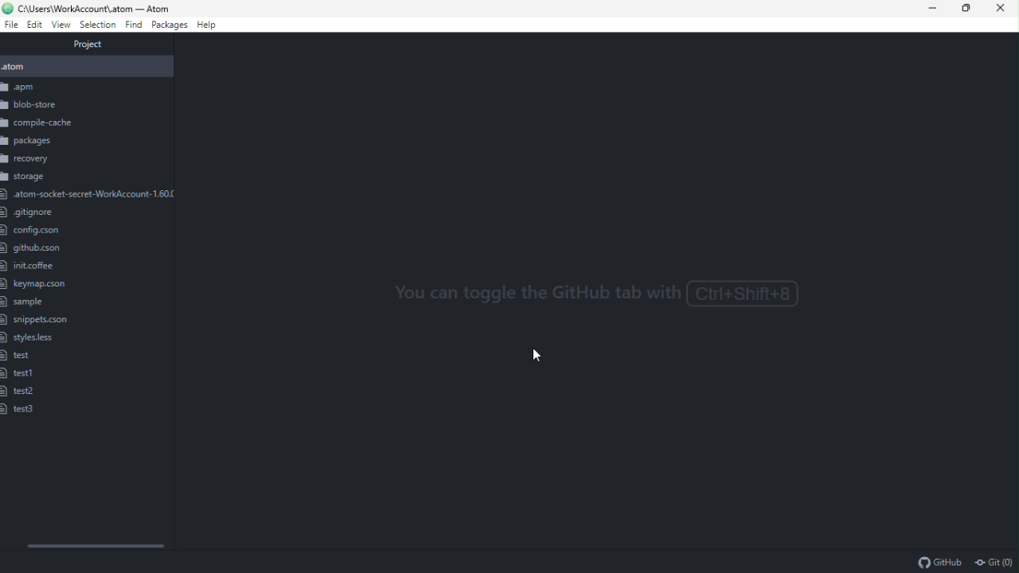 This screenshot has height=573, width=1019. I want to click on keymap.cson, so click(37, 284).